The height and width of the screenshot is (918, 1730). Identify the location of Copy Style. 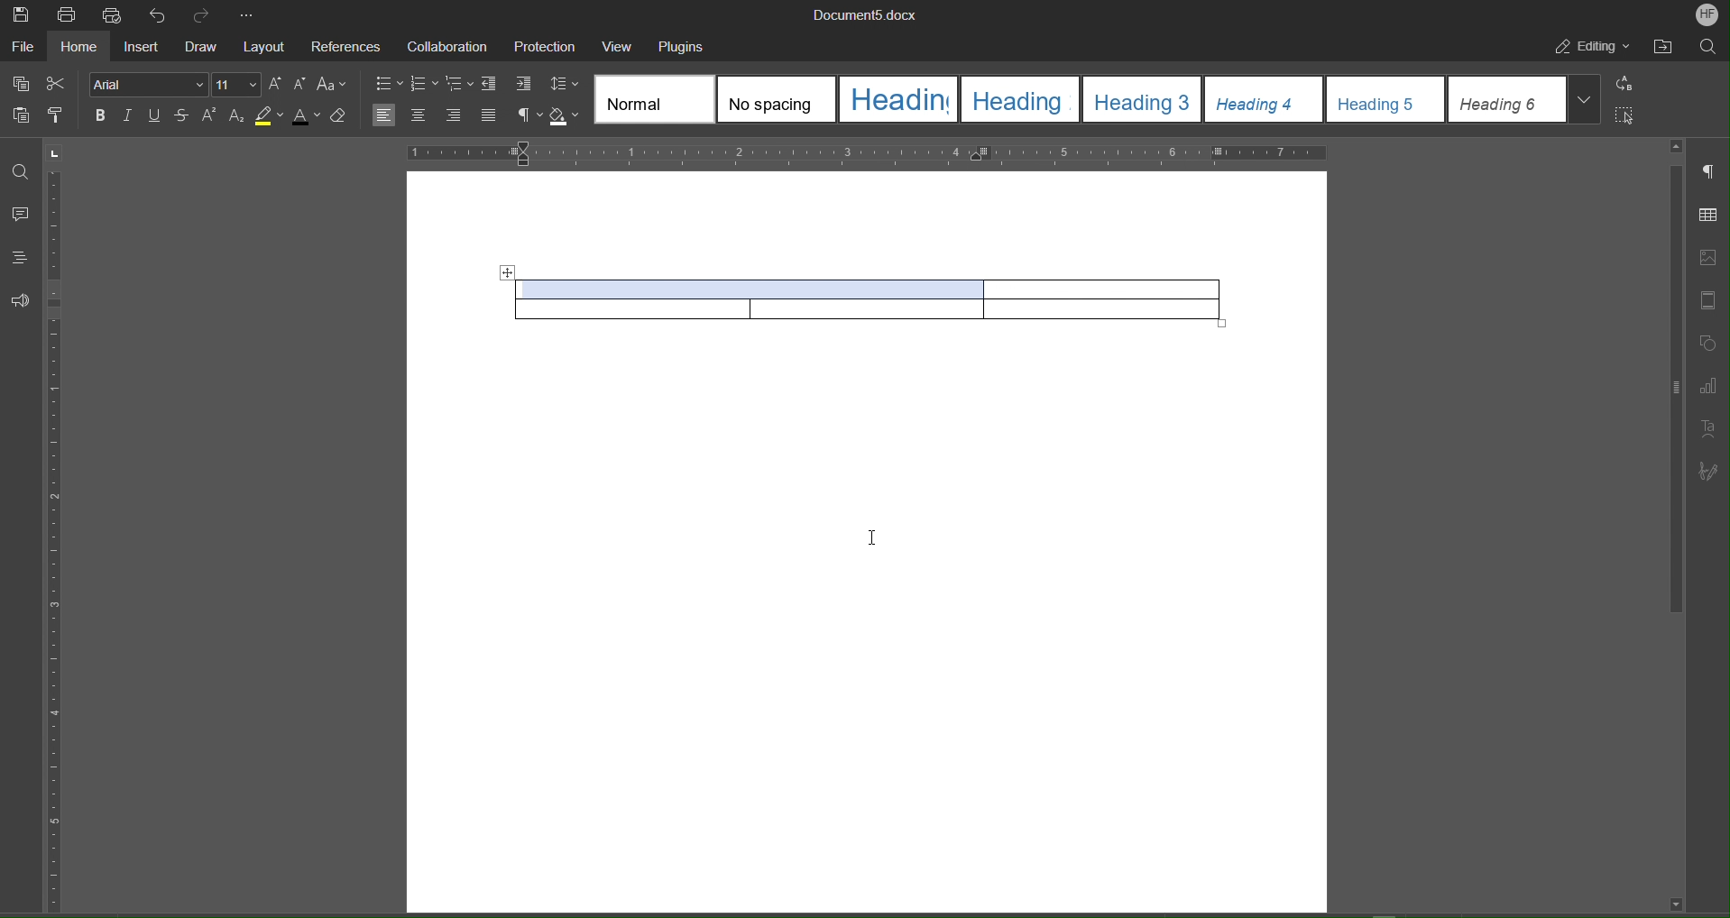
(60, 117).